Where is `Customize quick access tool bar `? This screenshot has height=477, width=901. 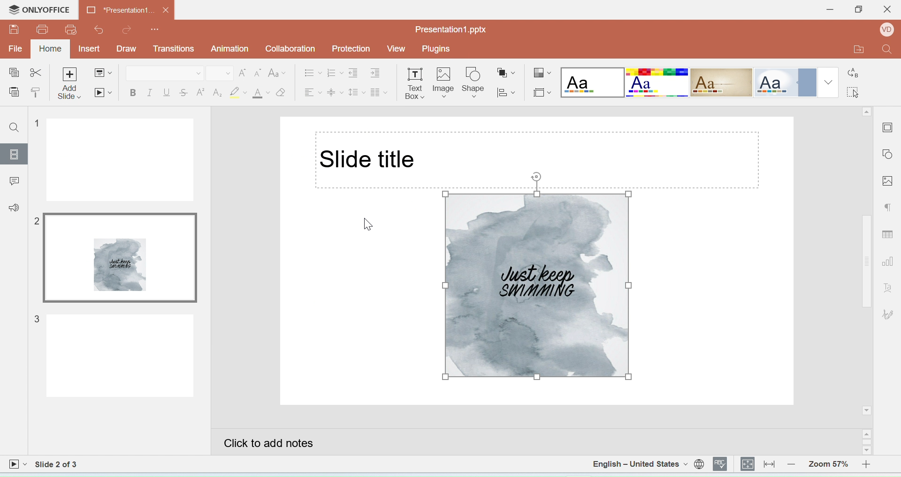
Customize quick access tool bar  is located at coordinates (156, 28).